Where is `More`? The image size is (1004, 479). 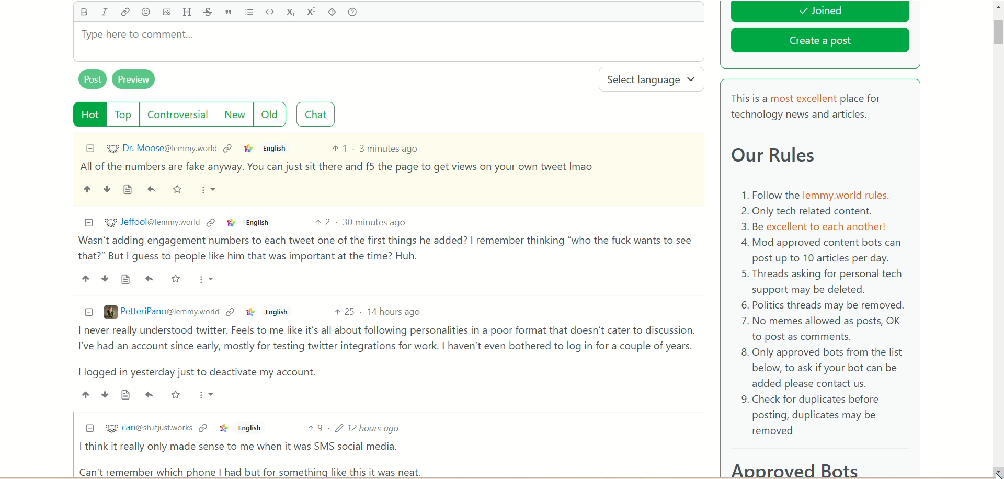
More is located at coordinates (210, 190).